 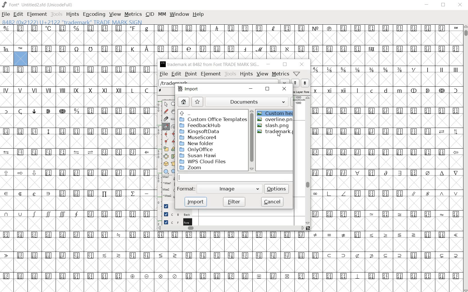 What do you see at coordinates (176, 74) in the screenshot?
I see `edit` at bounding box center [176, 74].